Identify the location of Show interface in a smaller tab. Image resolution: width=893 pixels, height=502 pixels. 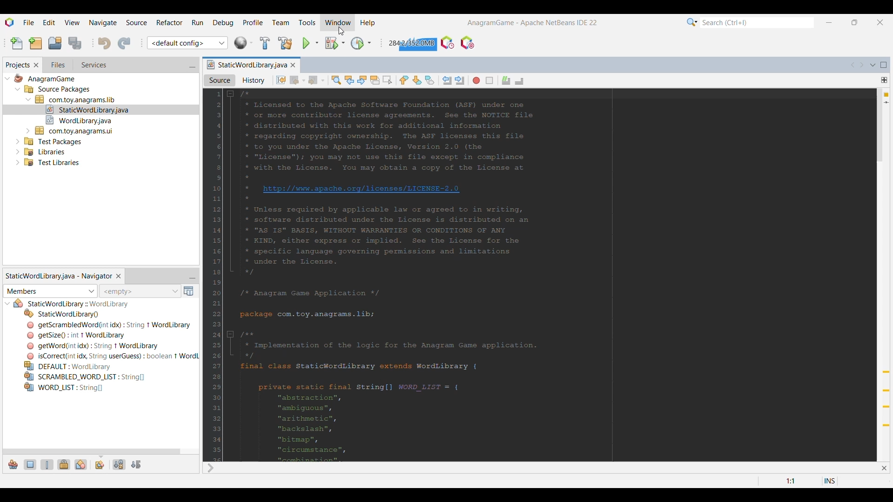
(855, 22).